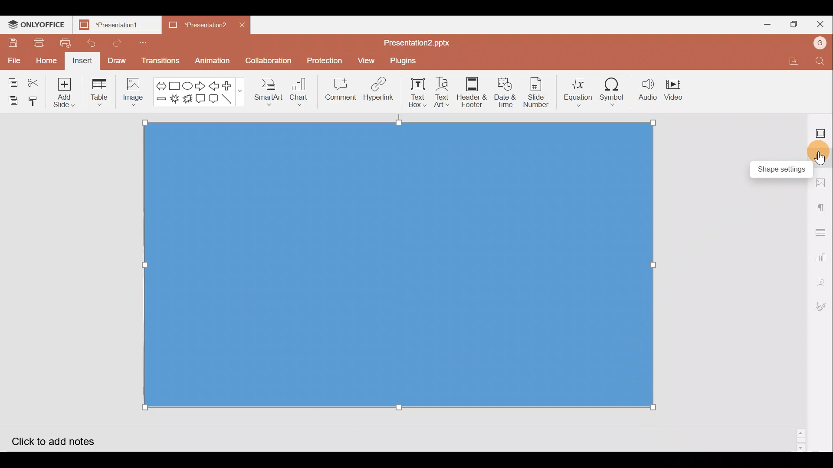 This screenshot has height=468, width=833. I want to click on Hyperlink, so click(376, 91).